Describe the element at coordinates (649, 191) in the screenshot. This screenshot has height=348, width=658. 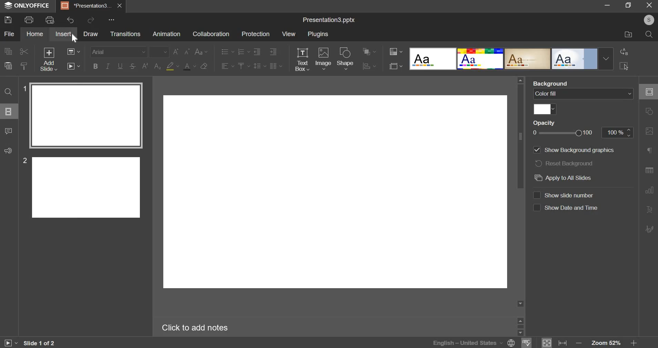
I see `Chart settings` at that location.